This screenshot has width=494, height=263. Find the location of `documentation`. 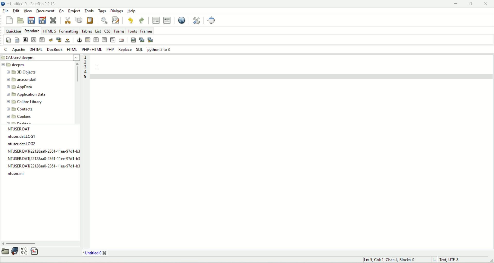

documentation is located at coordinates (14, 252).